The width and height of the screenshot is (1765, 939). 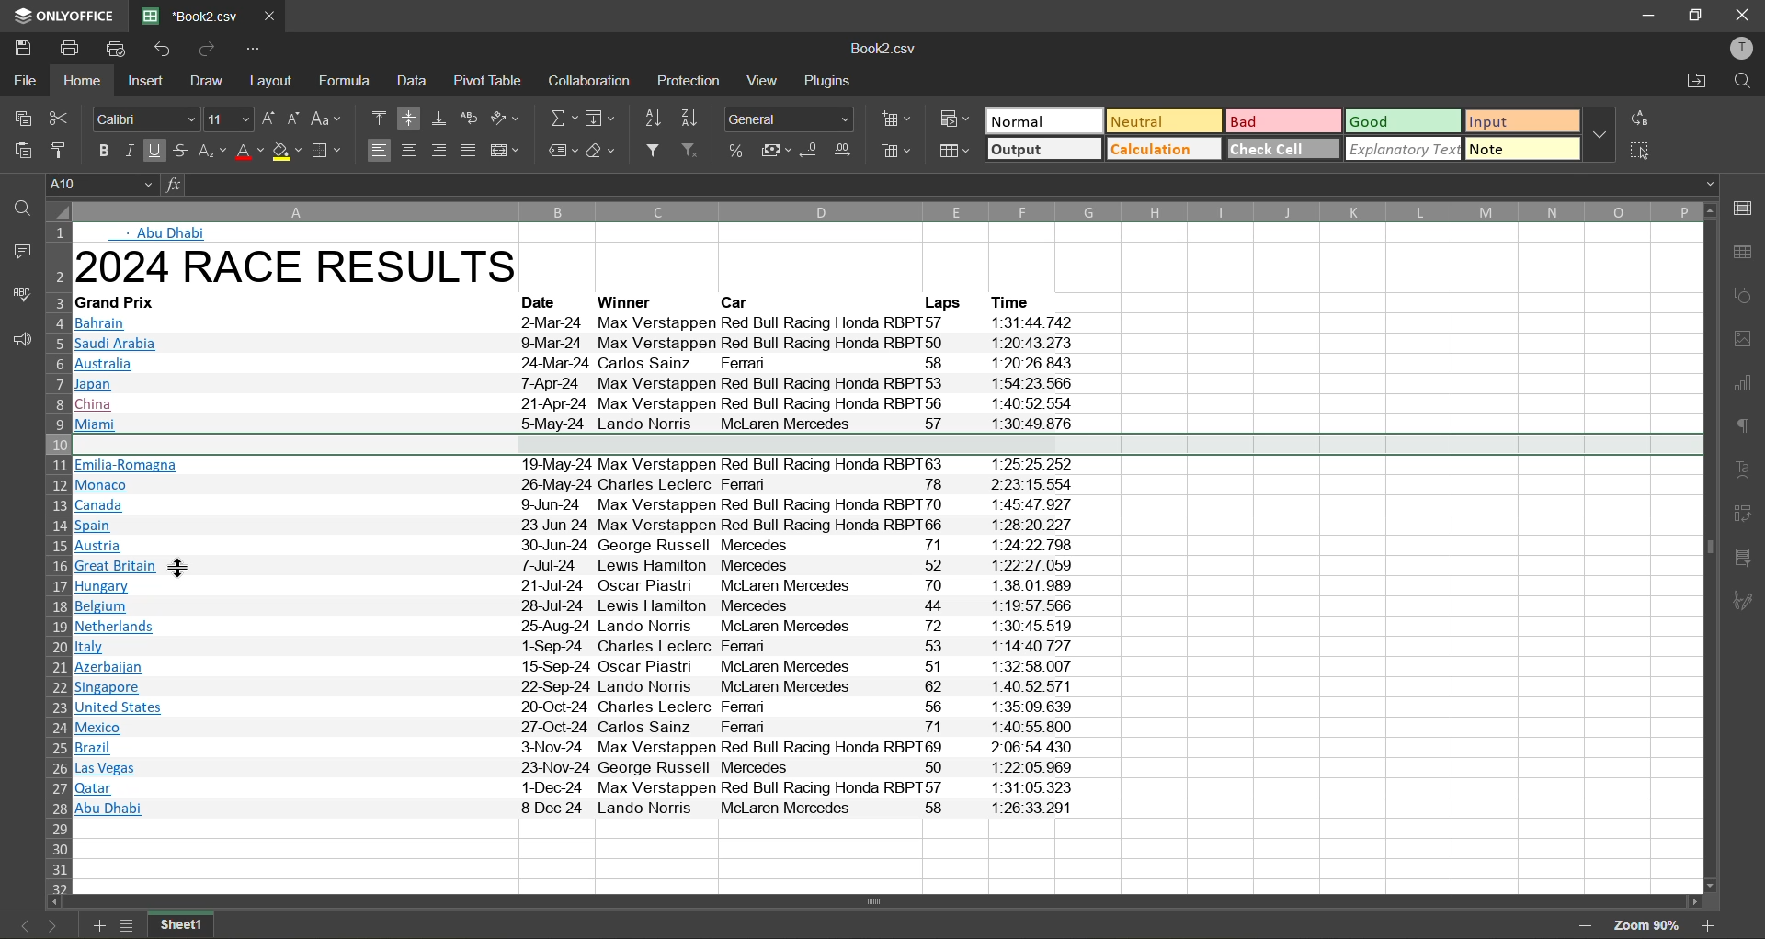 What do you see at coordinates (302, 269) in the screenshot?
I see `2024 RACE RESULTS` at bounding box center [302, 269].